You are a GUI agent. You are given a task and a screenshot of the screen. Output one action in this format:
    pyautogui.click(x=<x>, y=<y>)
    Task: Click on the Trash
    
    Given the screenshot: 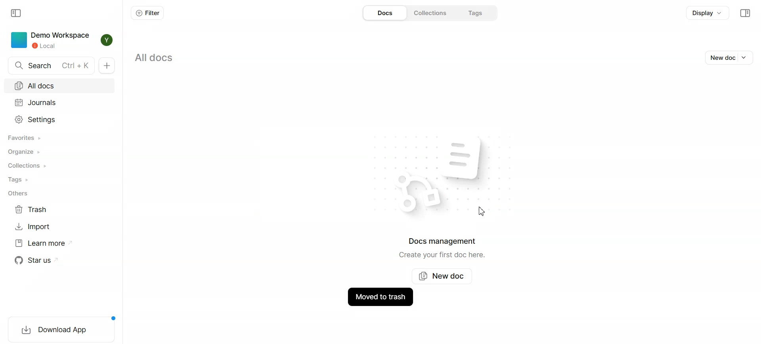 What is the action you would take?
    pyautogui.click(x=52, y=210)
    